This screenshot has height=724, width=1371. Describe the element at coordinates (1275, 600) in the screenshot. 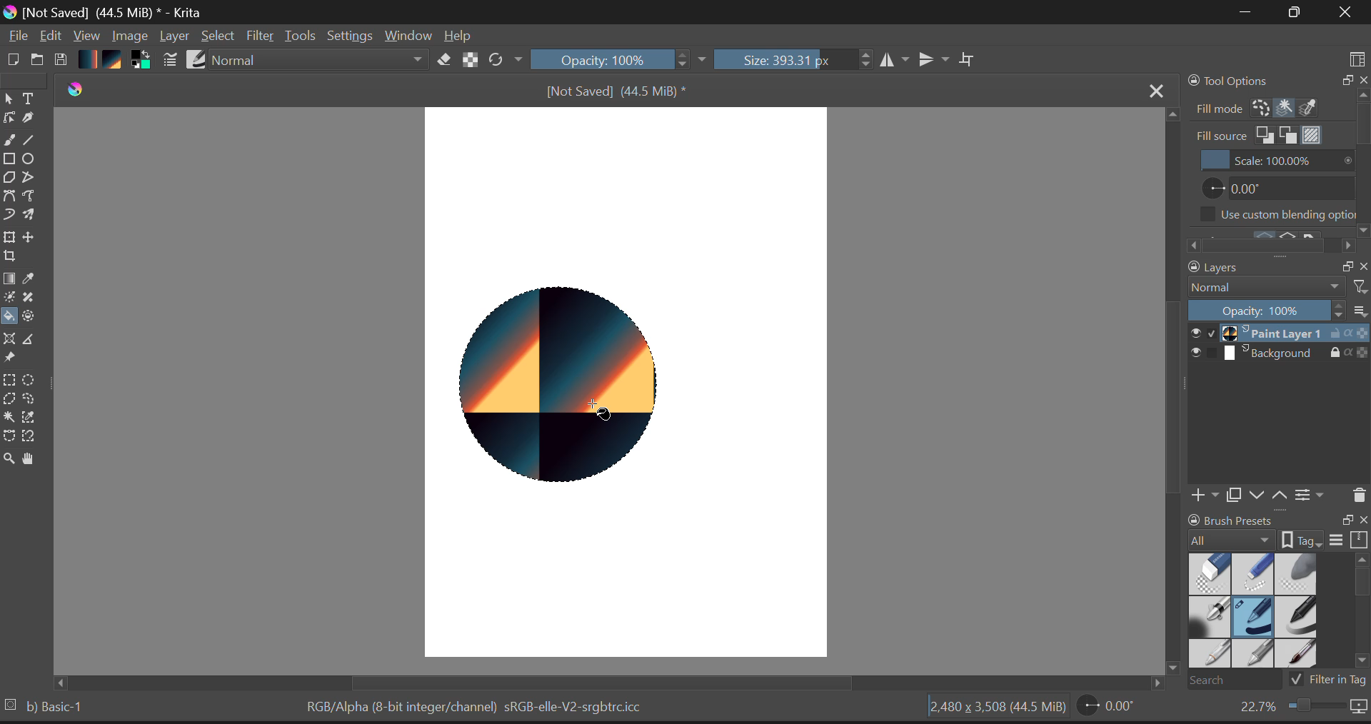

I see `Brush Presets Docker` at that location.